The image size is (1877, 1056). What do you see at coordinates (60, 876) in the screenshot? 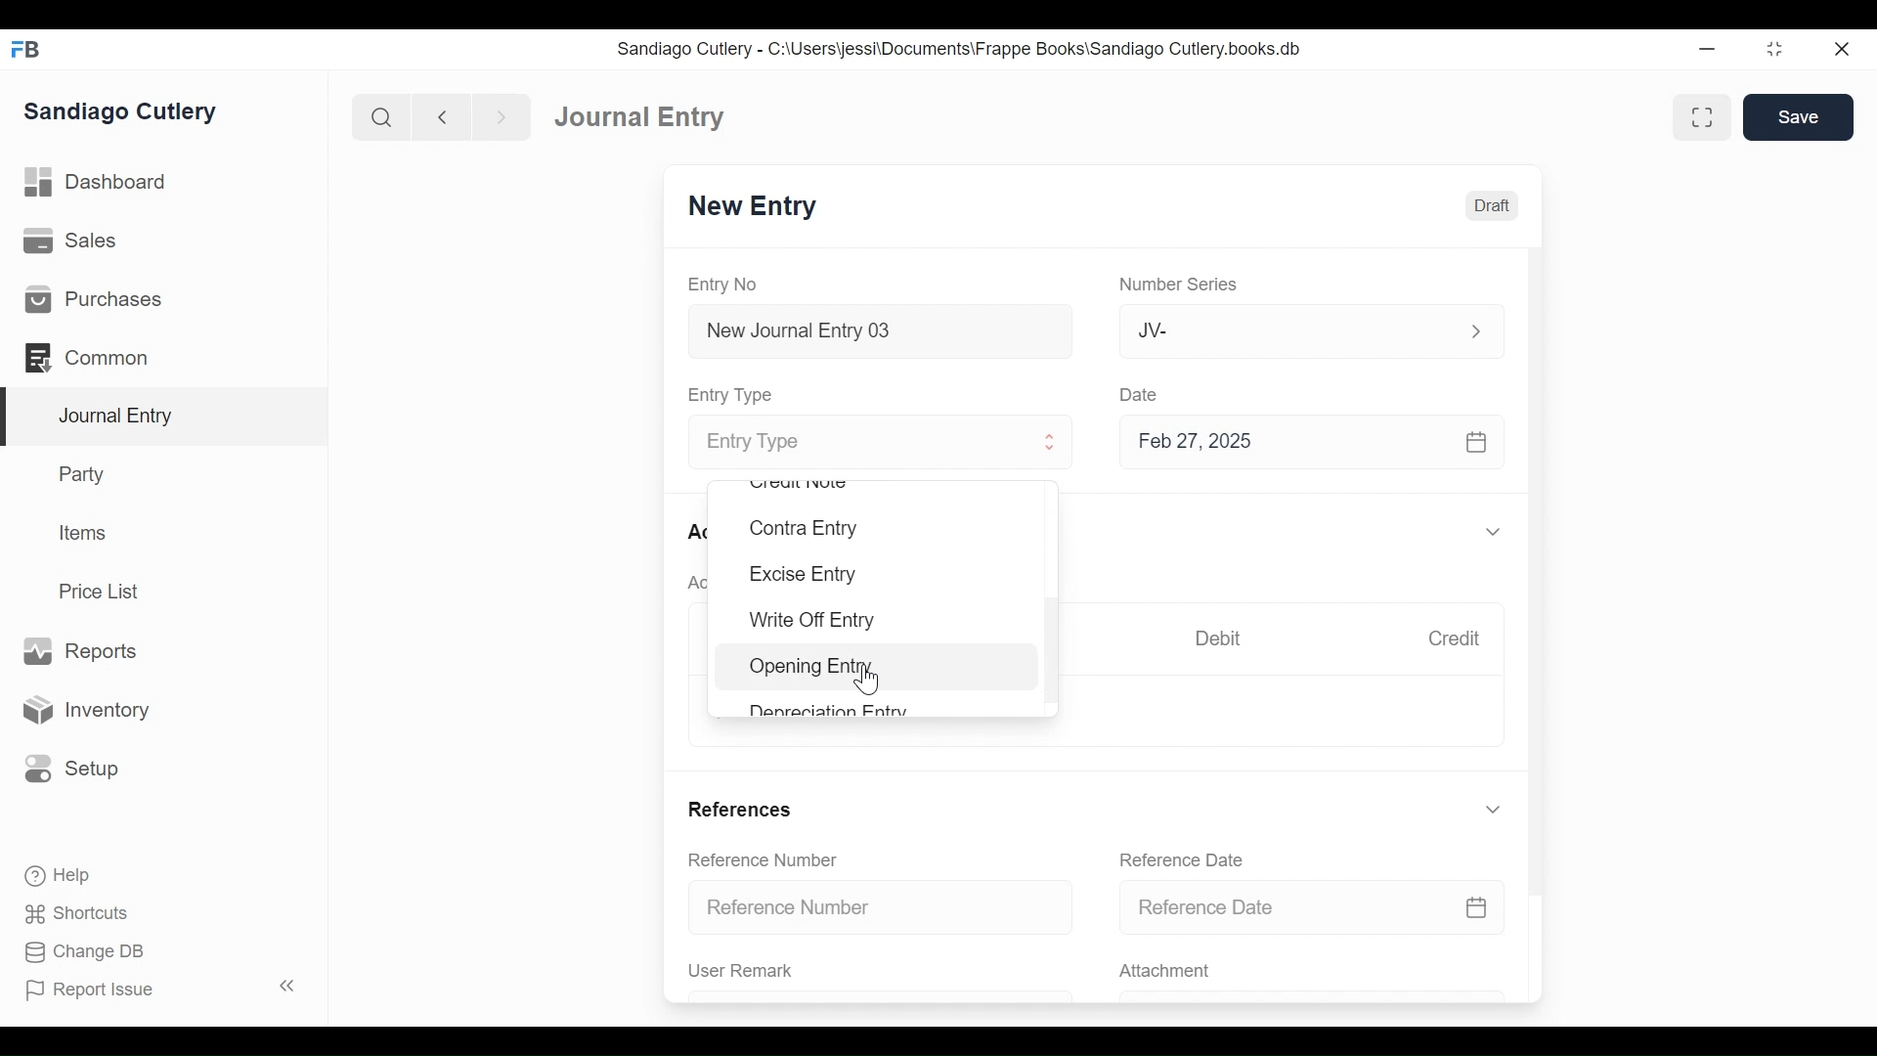
I see `Help` at bounding box center [60, 876].